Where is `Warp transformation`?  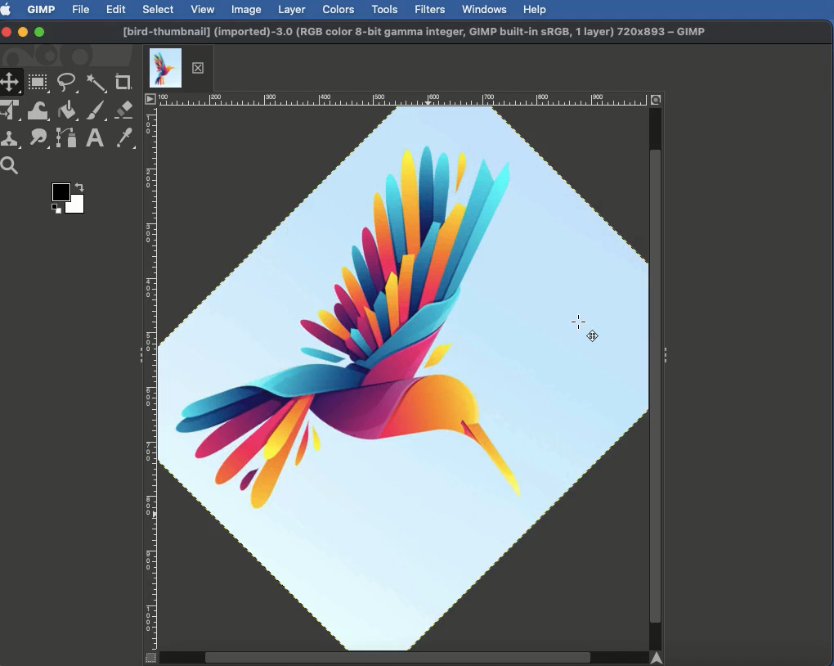
Warp transformation is located at coordinates (39, 110).